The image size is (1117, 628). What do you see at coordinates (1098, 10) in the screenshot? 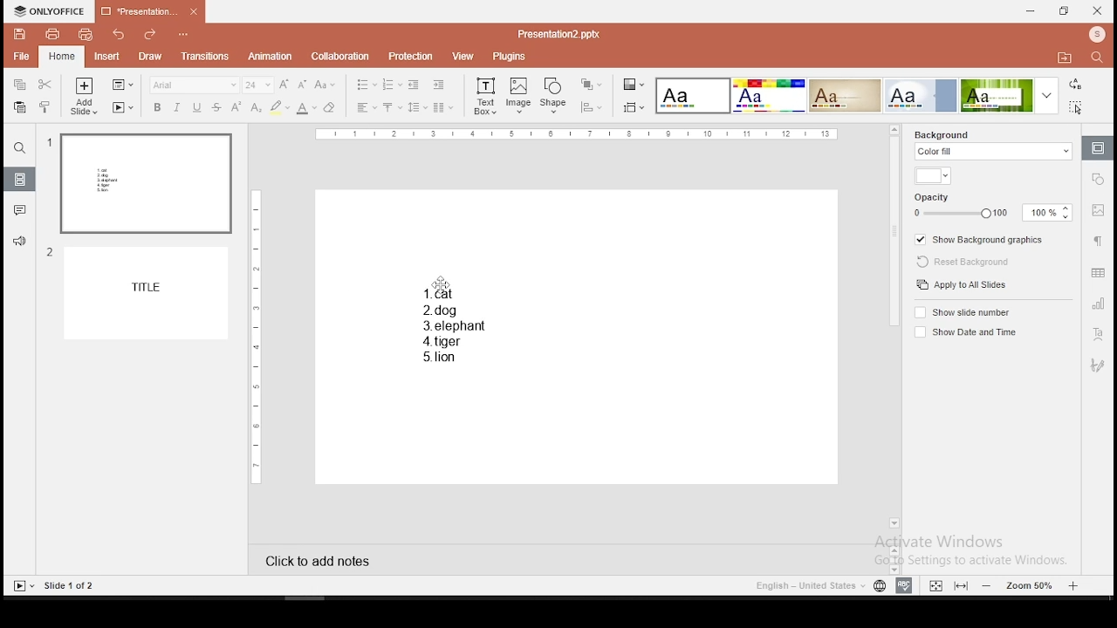
I see `close window` at bounding box center [1098, 10].